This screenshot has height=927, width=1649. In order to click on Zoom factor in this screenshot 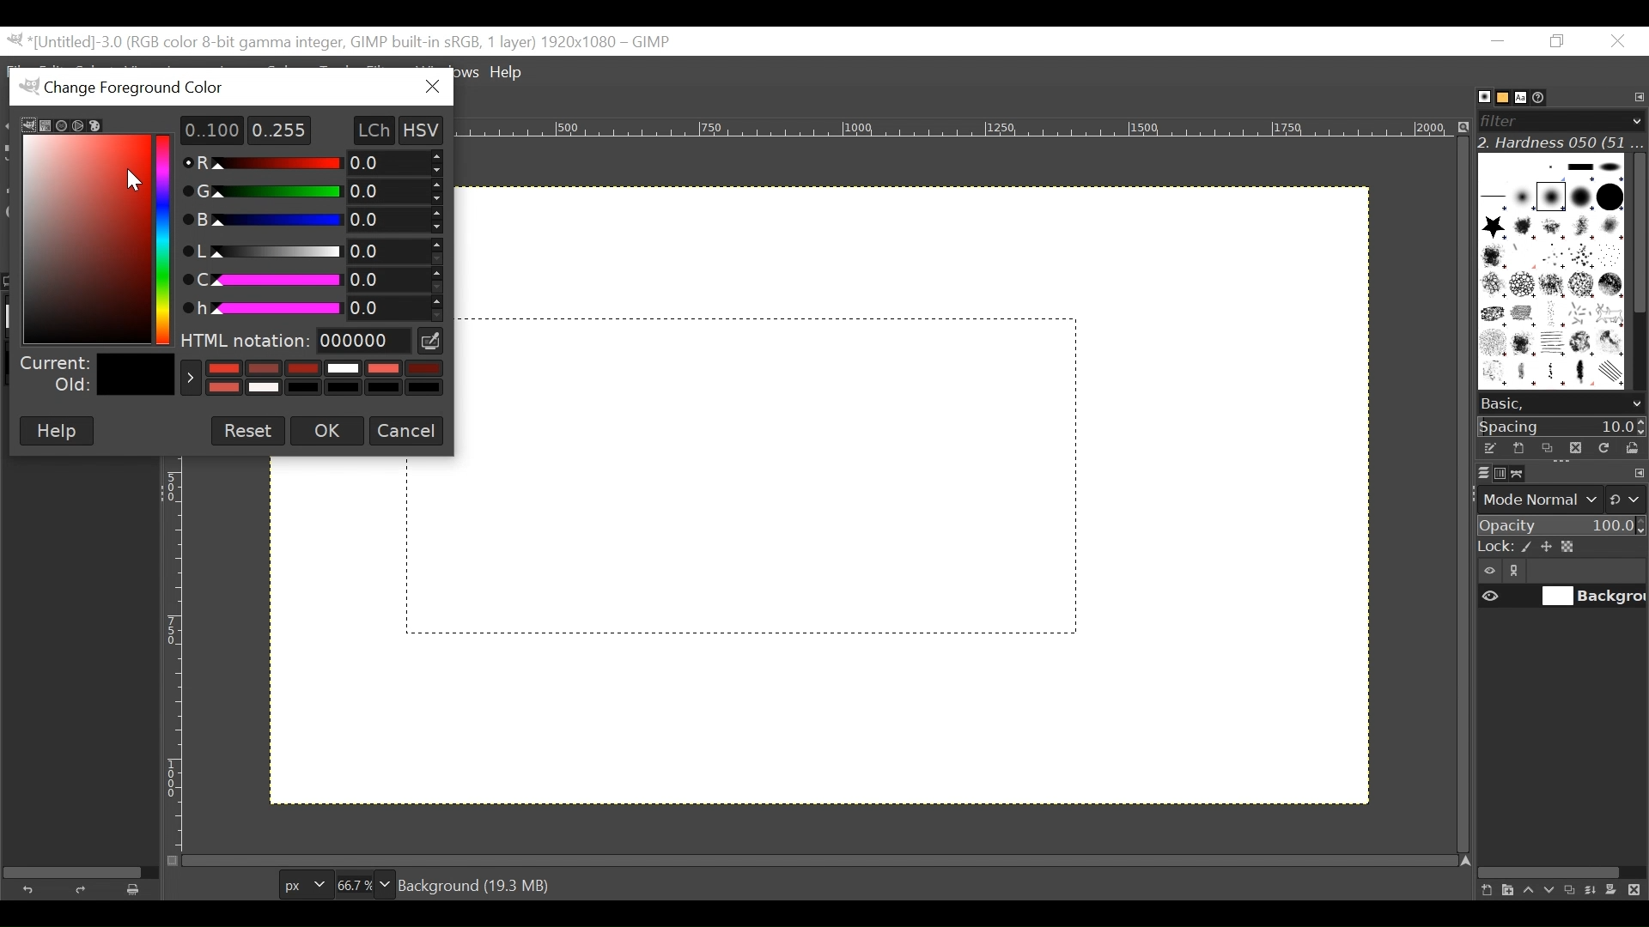, I will do `click(365, 882)`.